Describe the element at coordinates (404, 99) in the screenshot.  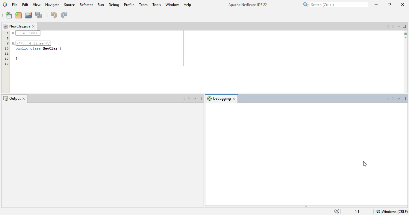
I see `Maximize` at that location.